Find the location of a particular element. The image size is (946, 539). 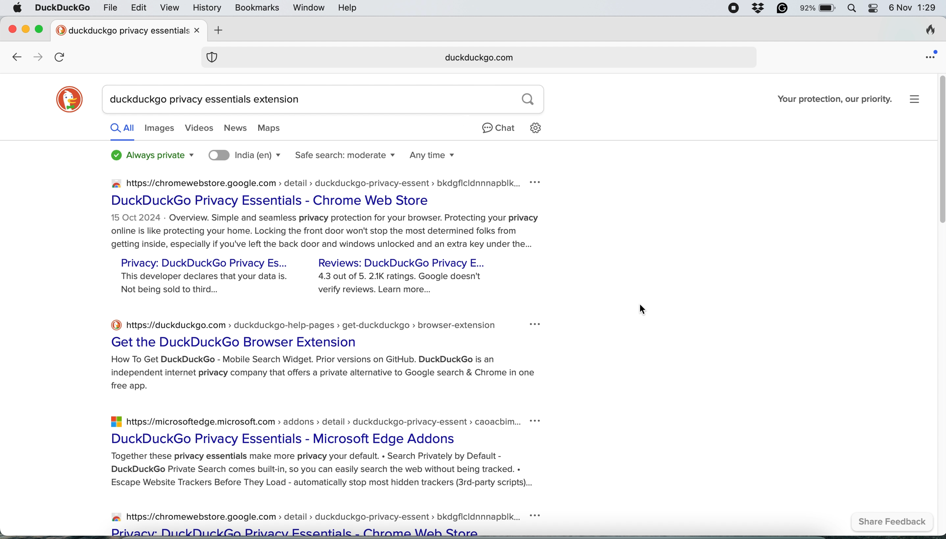

search button is located at coordinates (527, 98).